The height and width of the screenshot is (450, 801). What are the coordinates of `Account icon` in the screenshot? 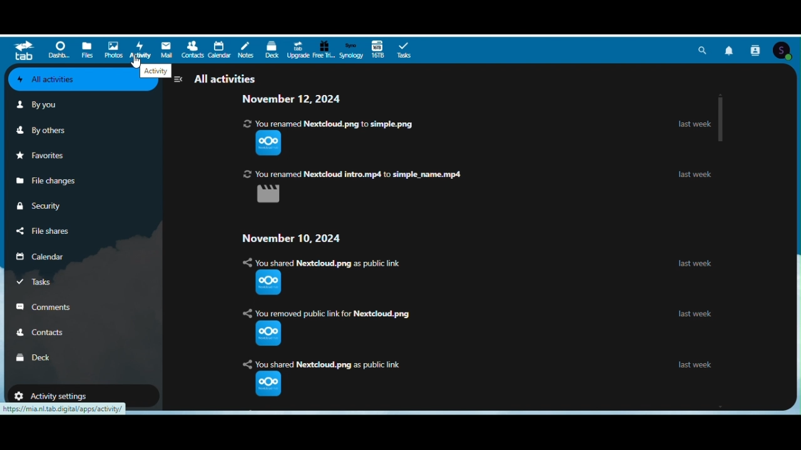 It's located at (783, 50).